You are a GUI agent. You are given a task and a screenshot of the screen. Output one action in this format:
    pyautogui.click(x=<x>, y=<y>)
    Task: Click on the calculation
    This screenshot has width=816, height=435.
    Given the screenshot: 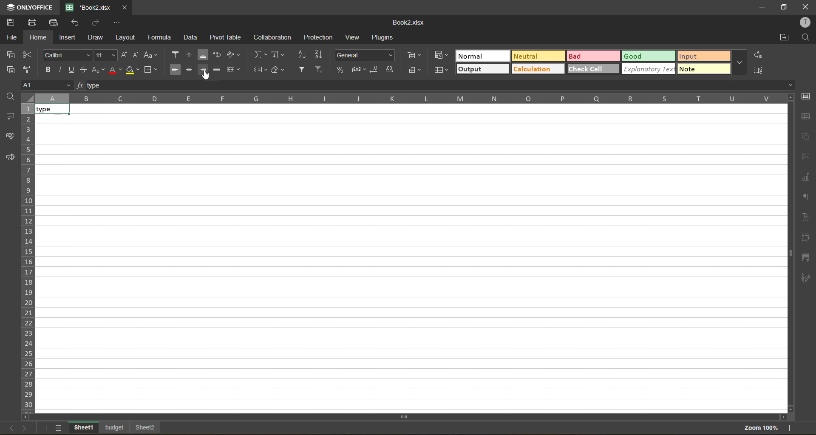 What is the action you would take?
    pyautogui.click(x=538, y=70)
    